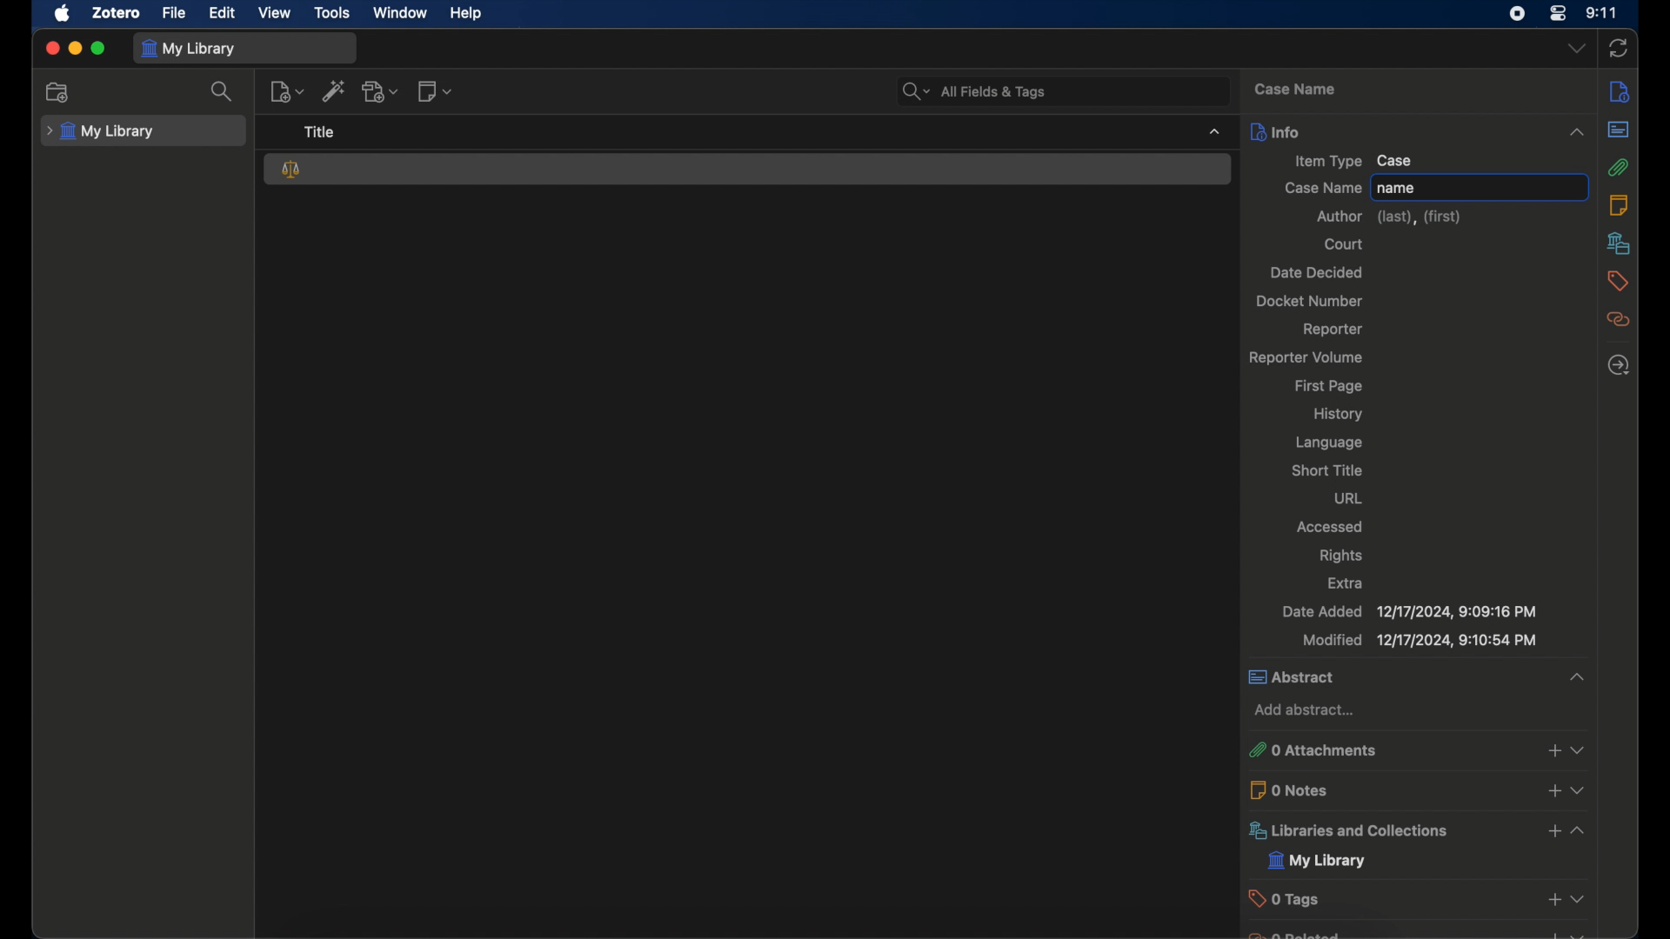 The image size is (1670, 939). What do you see at coordinates (1397, 188) in the screenshot?
I see `name` at bounding box center [1397, 188].